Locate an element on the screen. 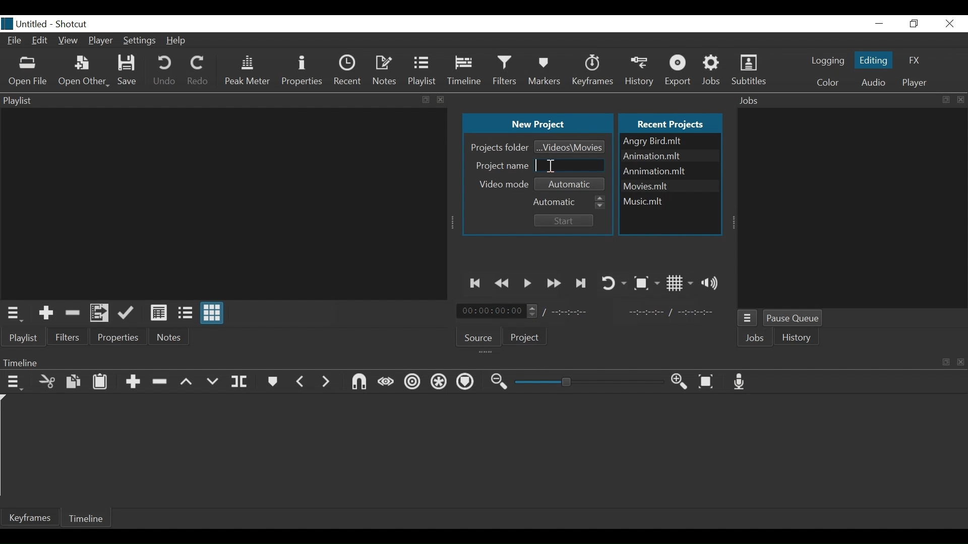 The image size is (968, 544). minimize is located at coordinates (880, 23).